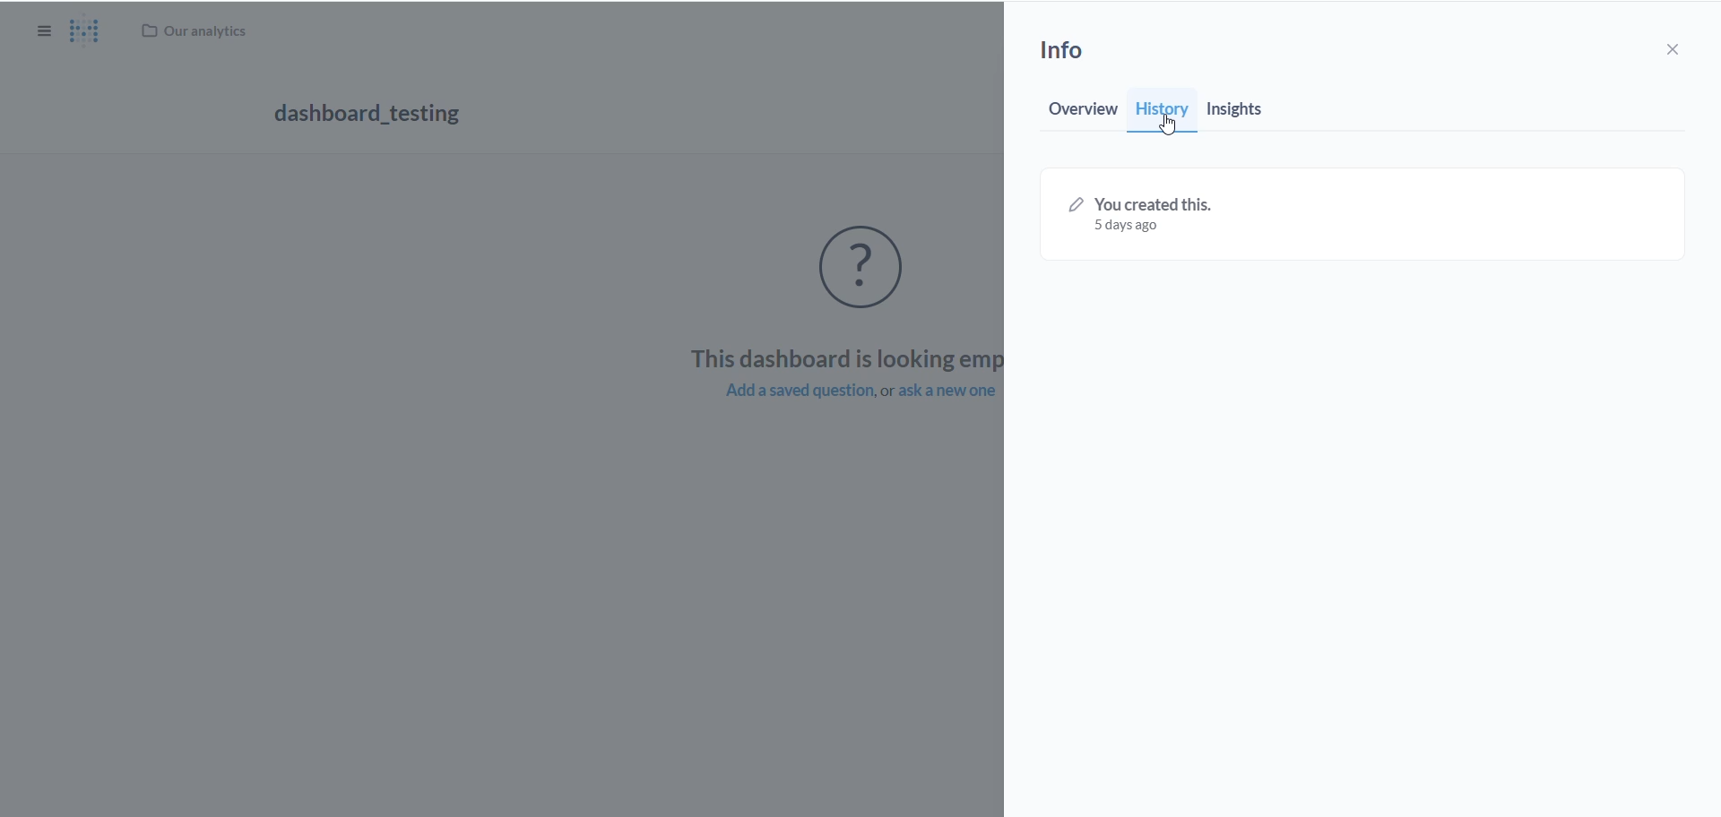  Describe the element at coordinates (840, 357) in the screenshot. I see `This dashboard is looking empty.` at that location.